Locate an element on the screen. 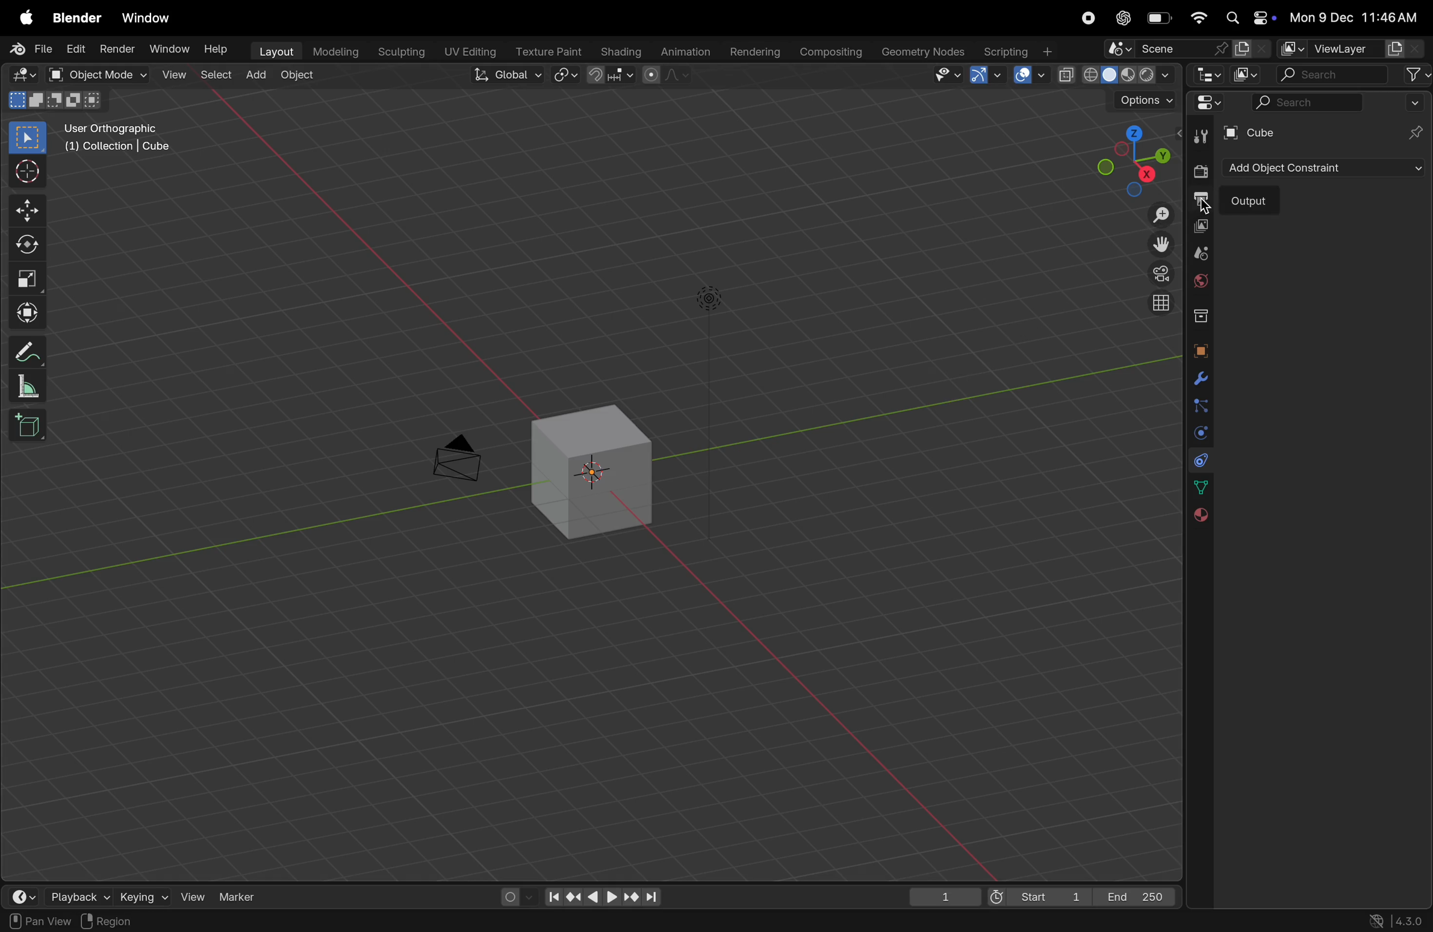 The image size is (1433, 932). maker is located at coordinates (243, 893).